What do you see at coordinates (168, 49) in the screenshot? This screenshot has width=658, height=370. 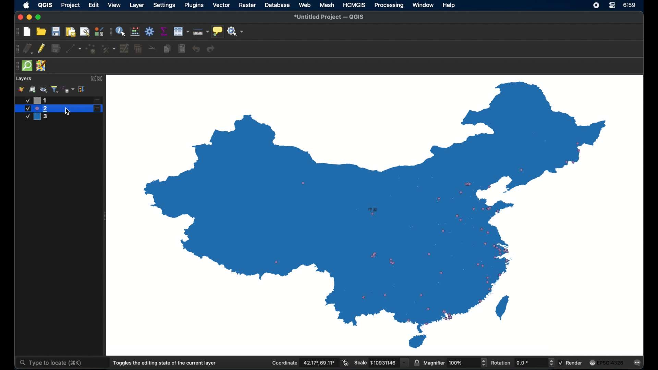 I see `copy ` at bounding box center [168, 49].